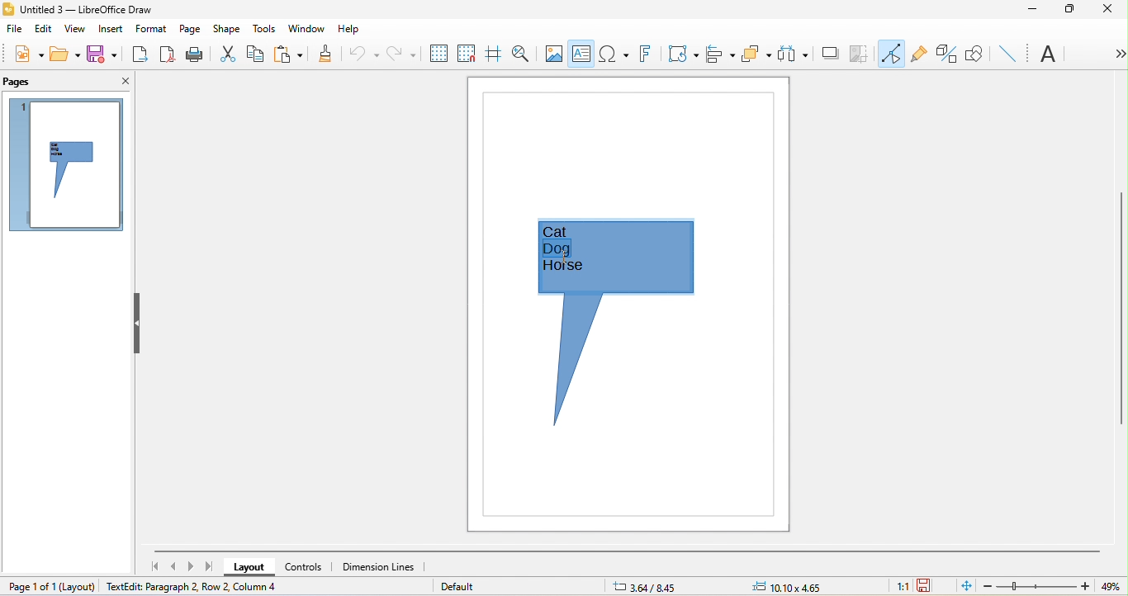 The image size is (1128, 596). What do you see at coordinates (563, 247) in the screenshot?
I see `select text` at bounding box center [563, 247].